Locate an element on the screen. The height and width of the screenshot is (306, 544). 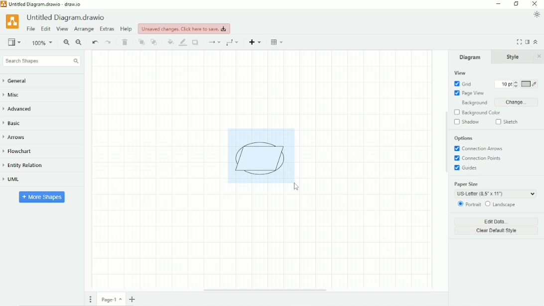
Paper size is located at coordinates (495, 189).